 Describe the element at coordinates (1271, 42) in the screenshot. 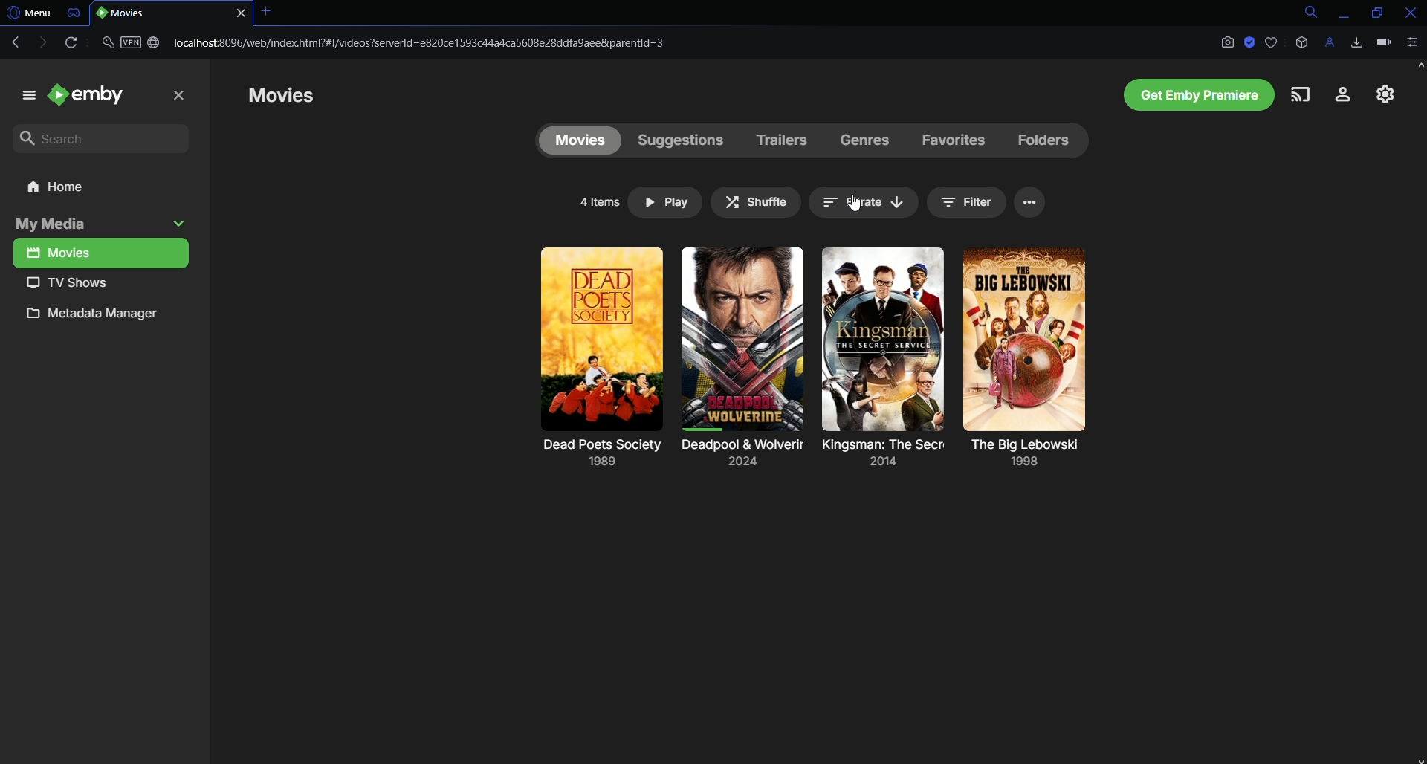

I see `Bookmark` at that location.